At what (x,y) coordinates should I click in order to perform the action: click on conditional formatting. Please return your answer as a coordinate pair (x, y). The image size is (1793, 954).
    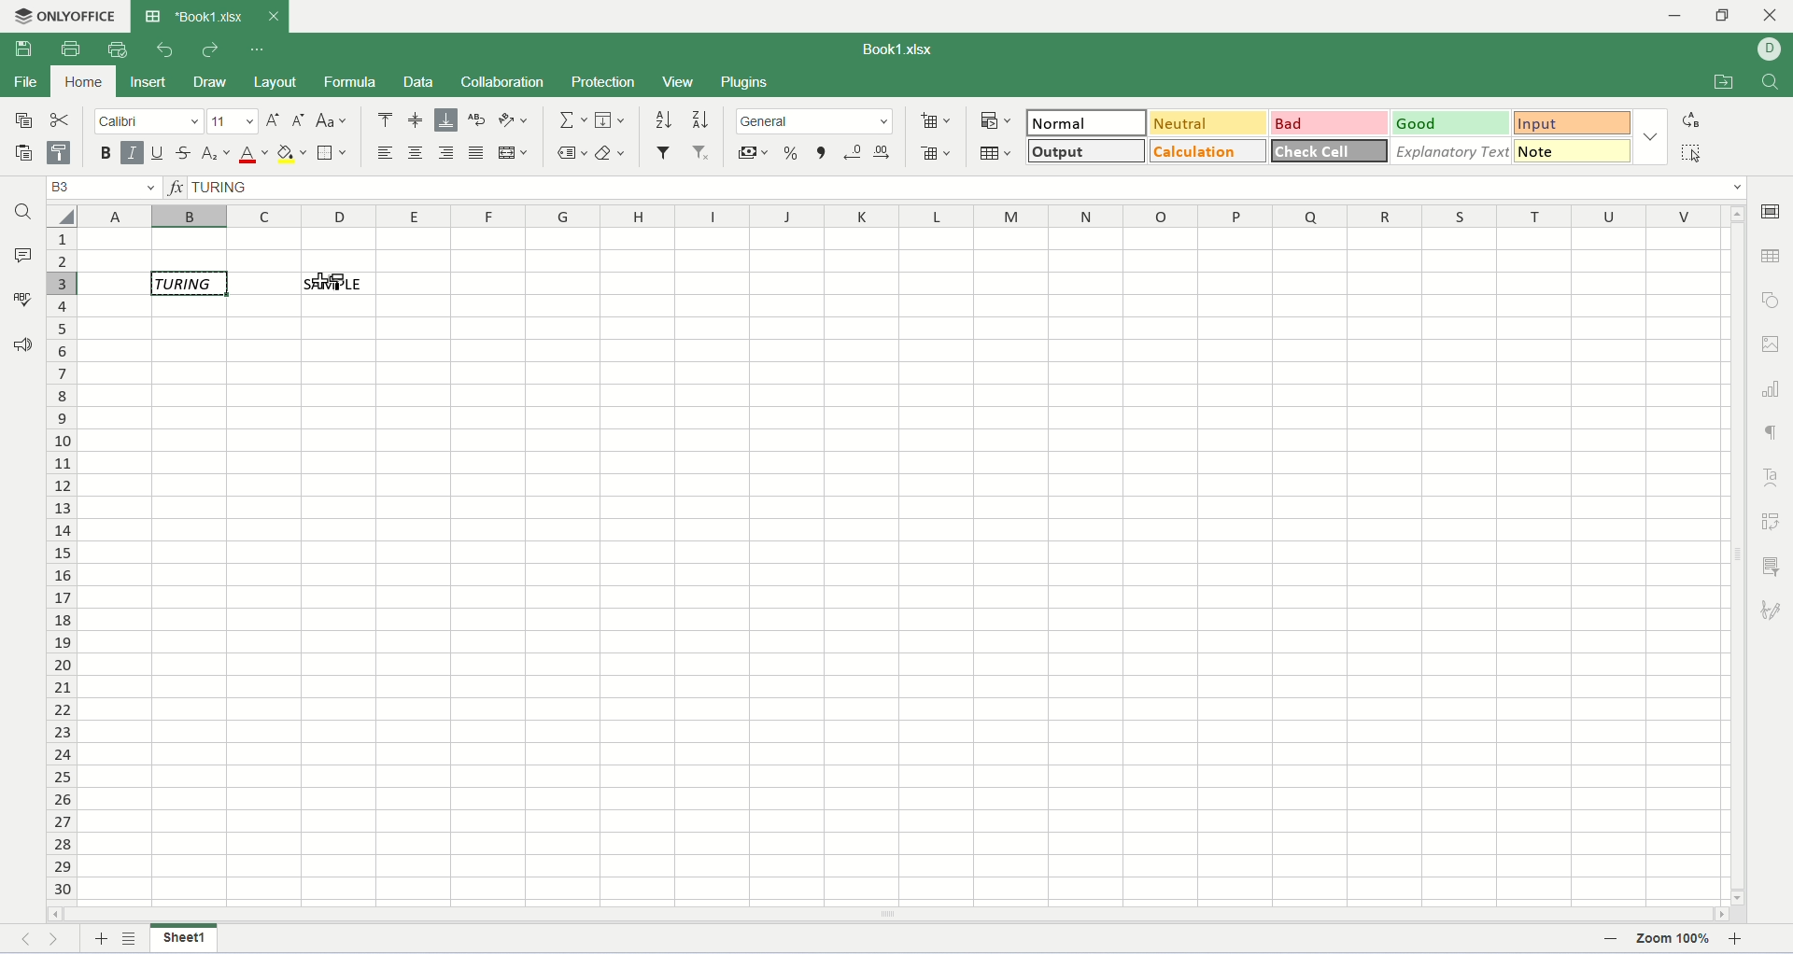
    Looking at the image, I should click on (997, 121).